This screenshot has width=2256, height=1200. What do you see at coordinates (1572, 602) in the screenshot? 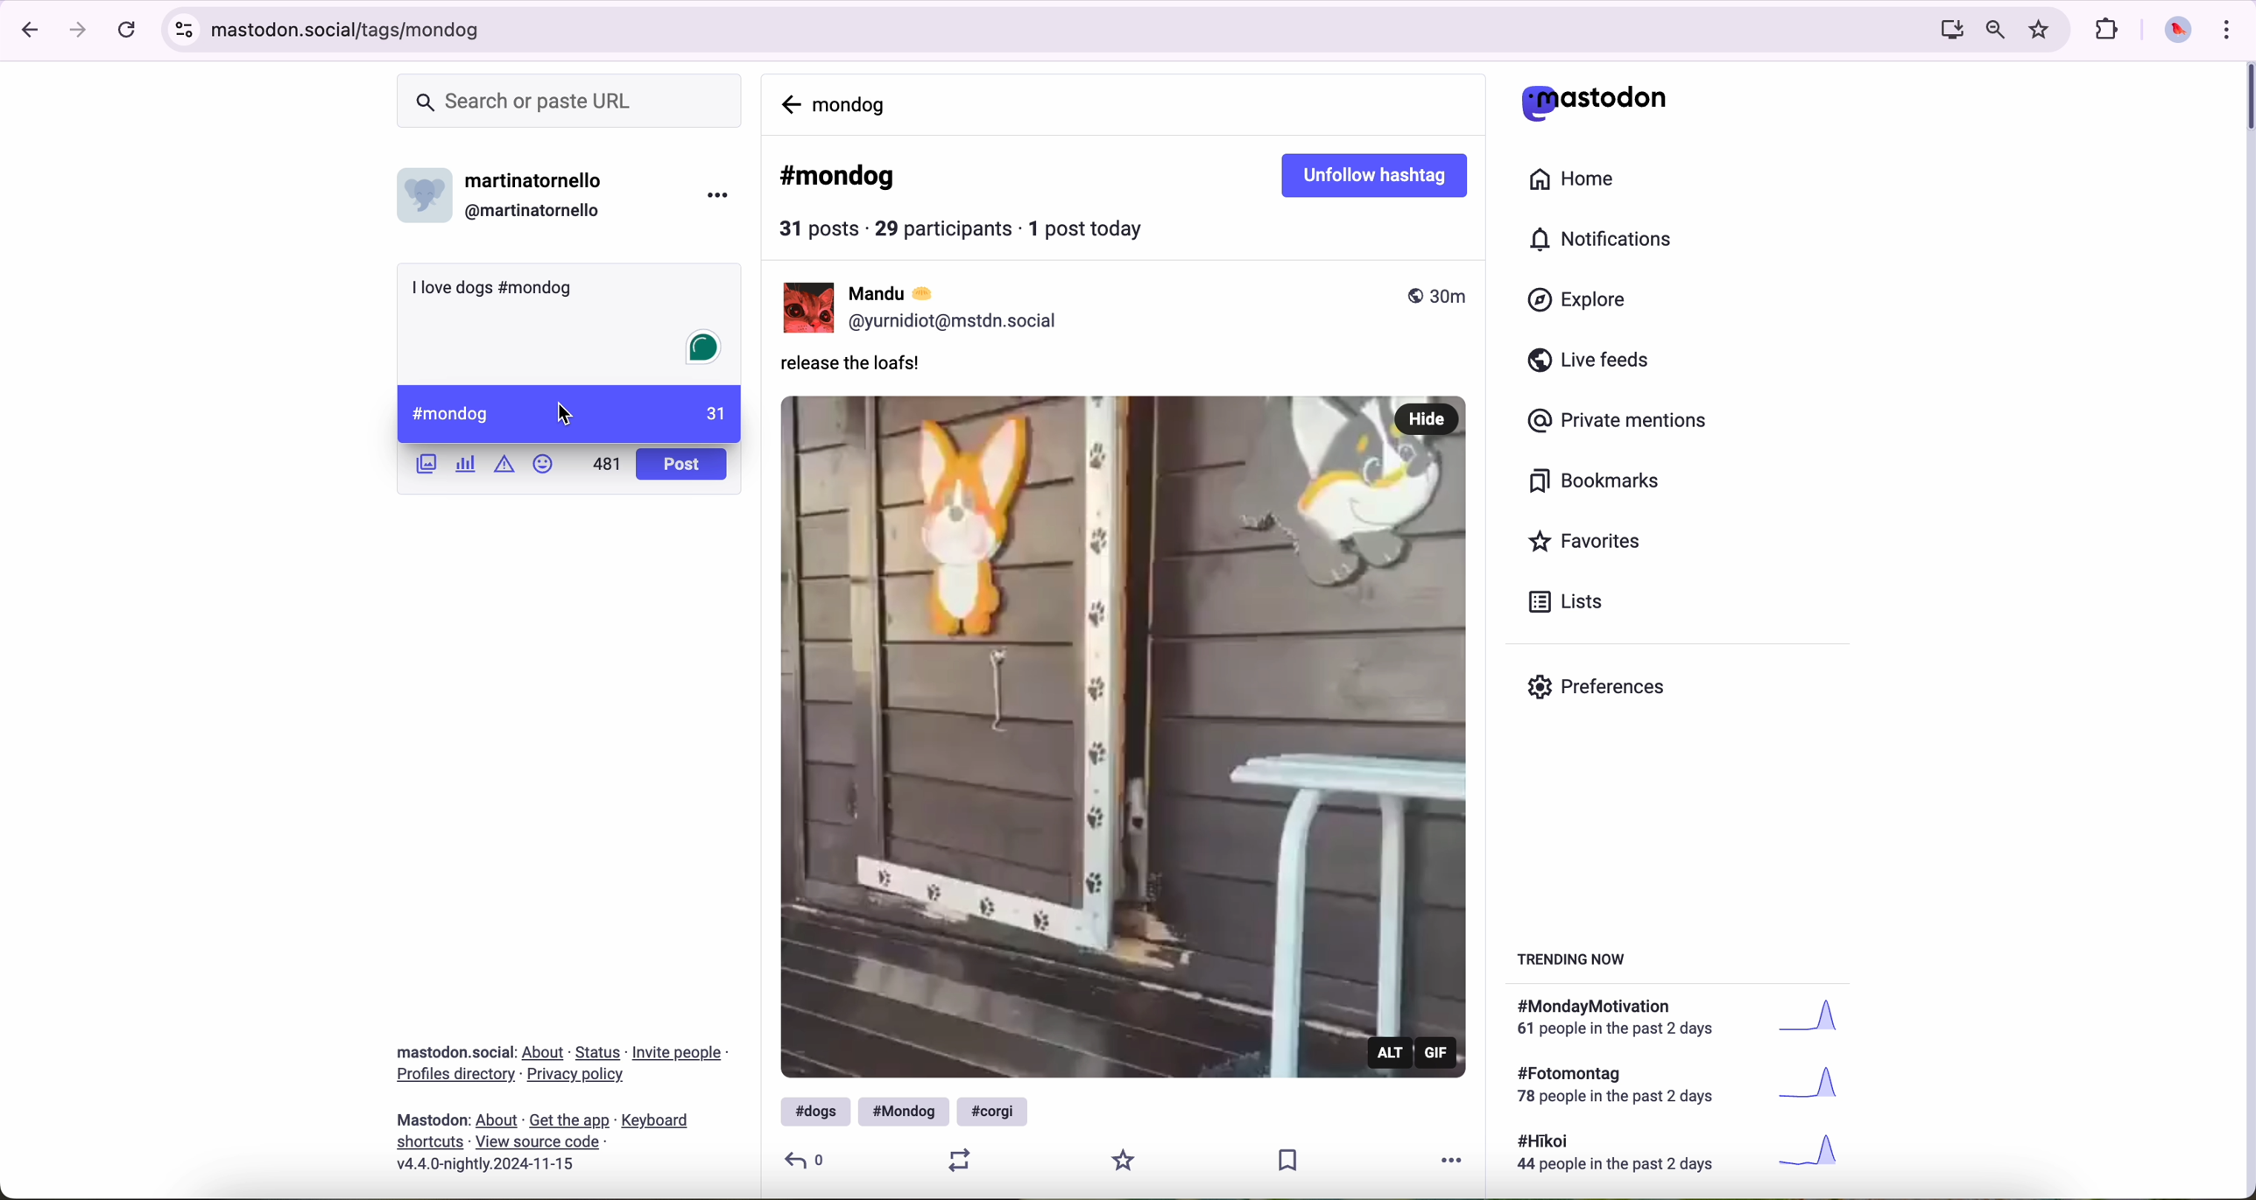
I see `lists` at bounding box center [1572, 602].